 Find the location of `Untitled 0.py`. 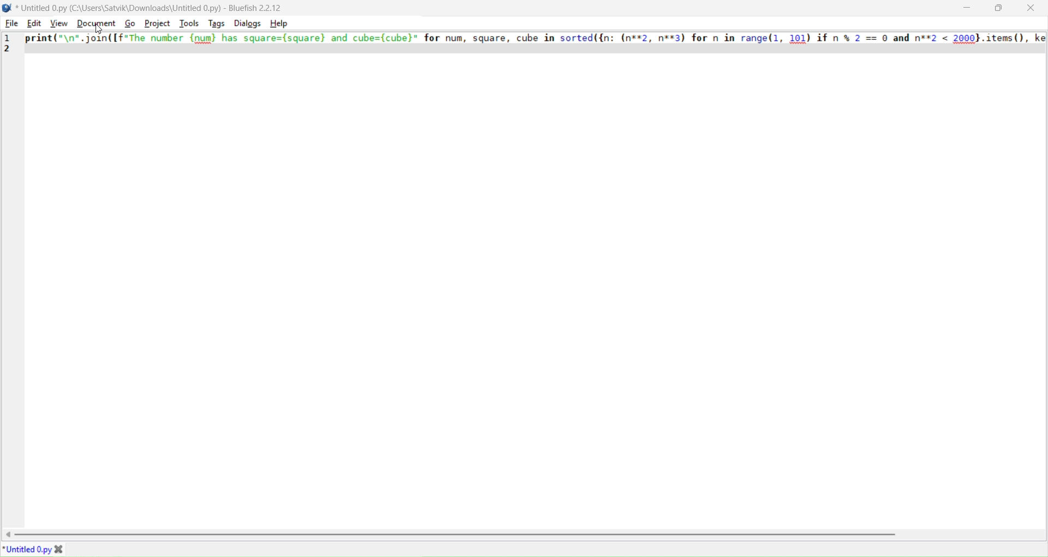

Untitled 0.py is located at coordinates (27, 550).